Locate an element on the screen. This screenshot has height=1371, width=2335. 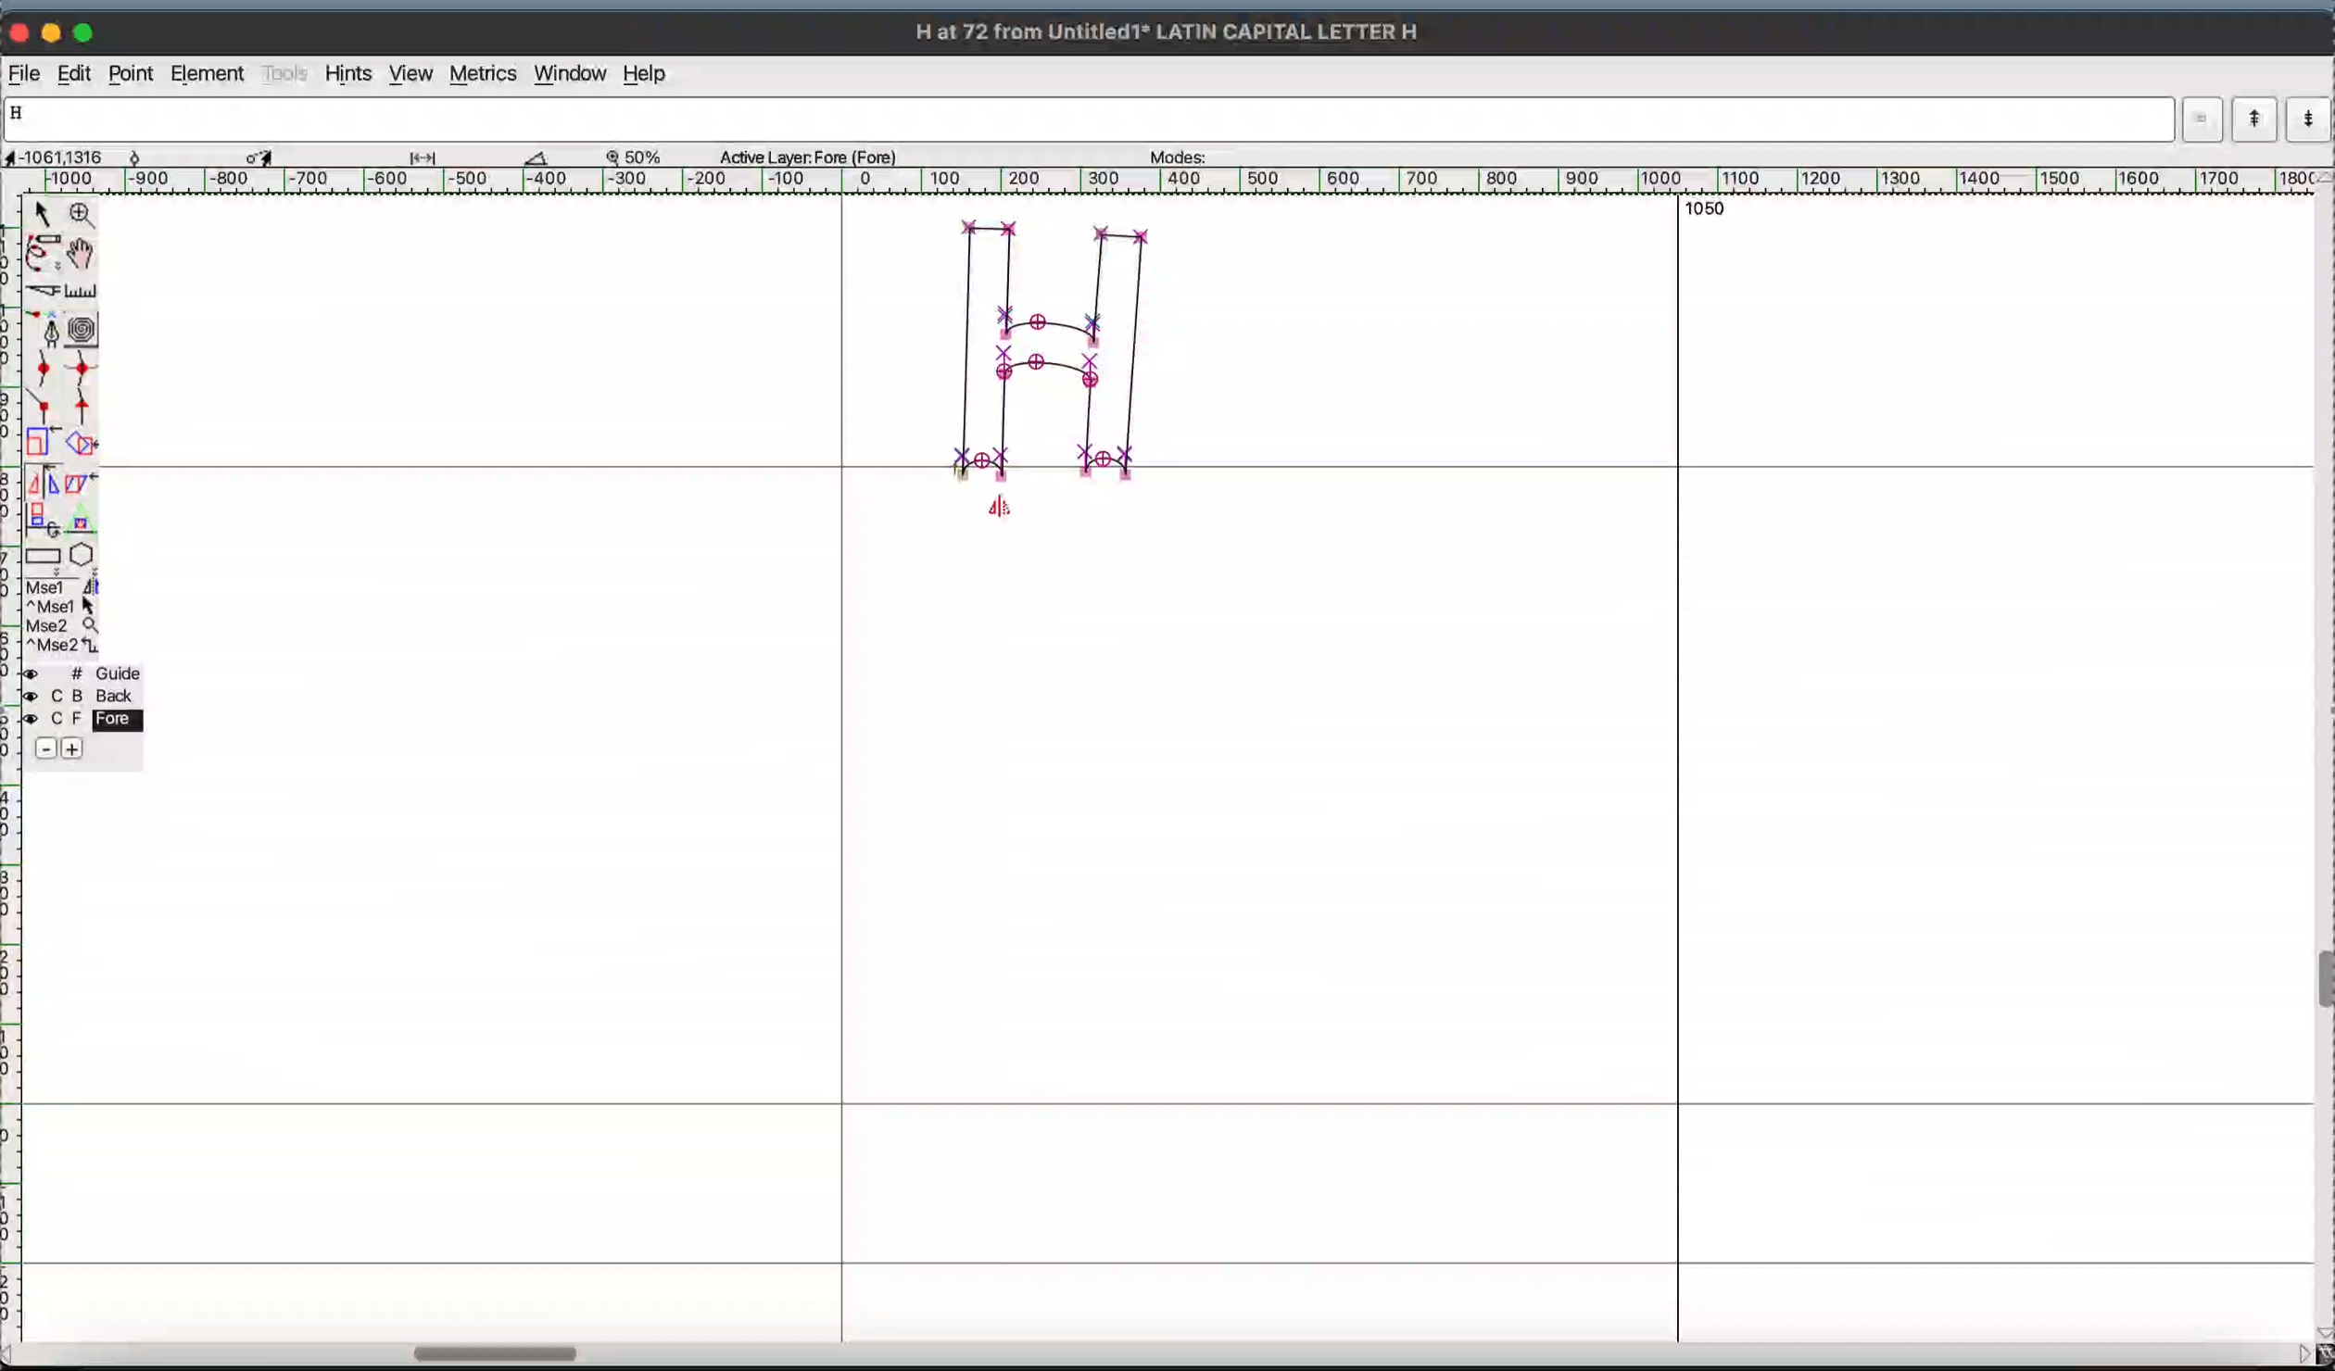
modes is located at coordinates (1219, 155).